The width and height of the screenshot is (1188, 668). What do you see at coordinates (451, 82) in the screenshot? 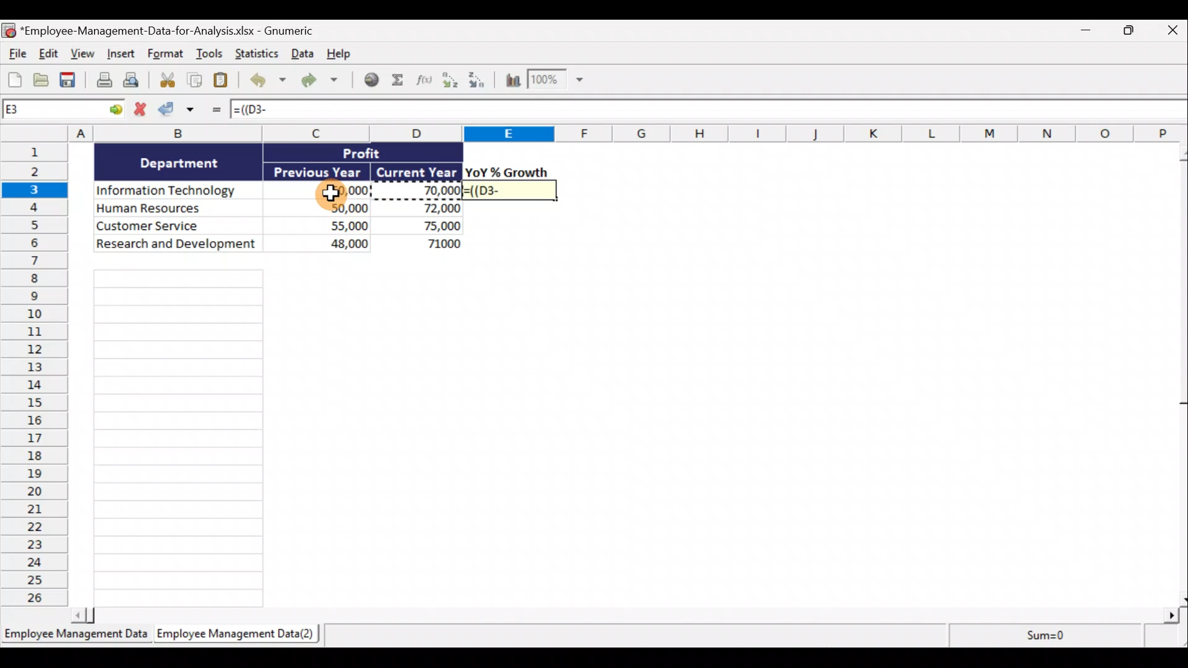
I see `Sort Ascending` at bounding box center [451, 82].